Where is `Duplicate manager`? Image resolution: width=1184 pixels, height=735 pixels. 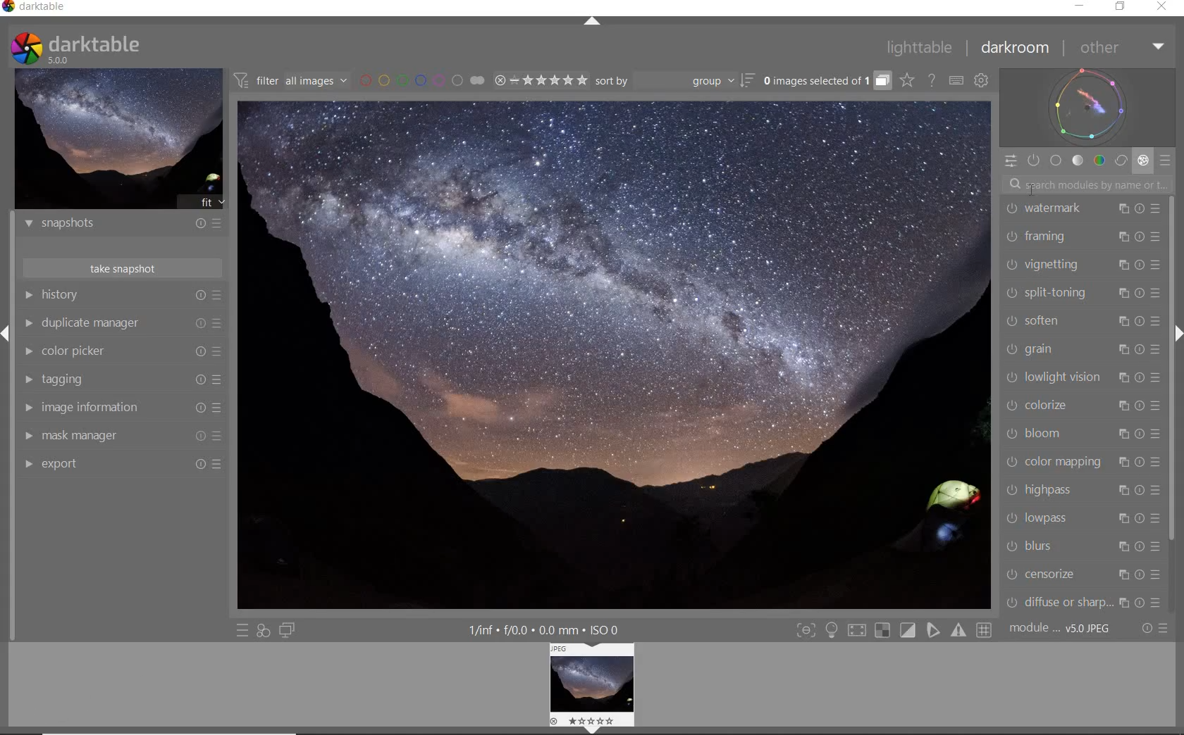 Duplicate manager is located at coordinates (94, 321).